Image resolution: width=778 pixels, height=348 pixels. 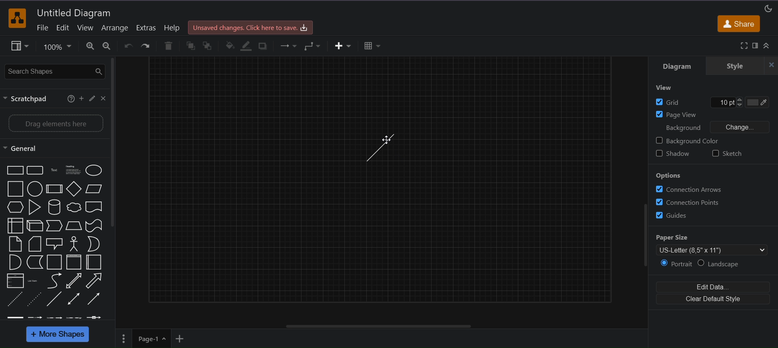 What do you see at coordinates (108, 46) in the screenshot?
I see `zoom out` at bounding box center [108, 46].